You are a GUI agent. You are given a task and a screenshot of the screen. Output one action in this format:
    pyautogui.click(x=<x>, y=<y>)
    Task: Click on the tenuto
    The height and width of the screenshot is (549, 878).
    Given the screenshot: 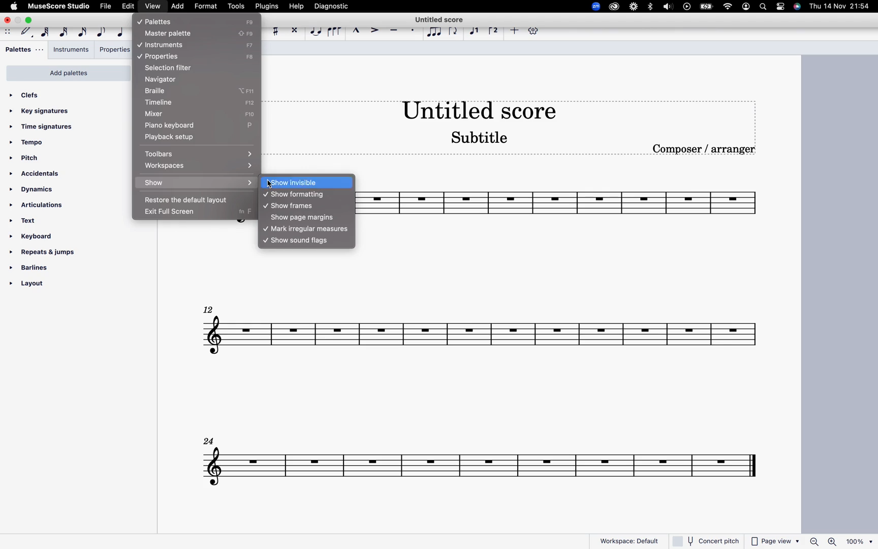 What is the action you would take?
    pyautogui.click(x=394, y=30)
    